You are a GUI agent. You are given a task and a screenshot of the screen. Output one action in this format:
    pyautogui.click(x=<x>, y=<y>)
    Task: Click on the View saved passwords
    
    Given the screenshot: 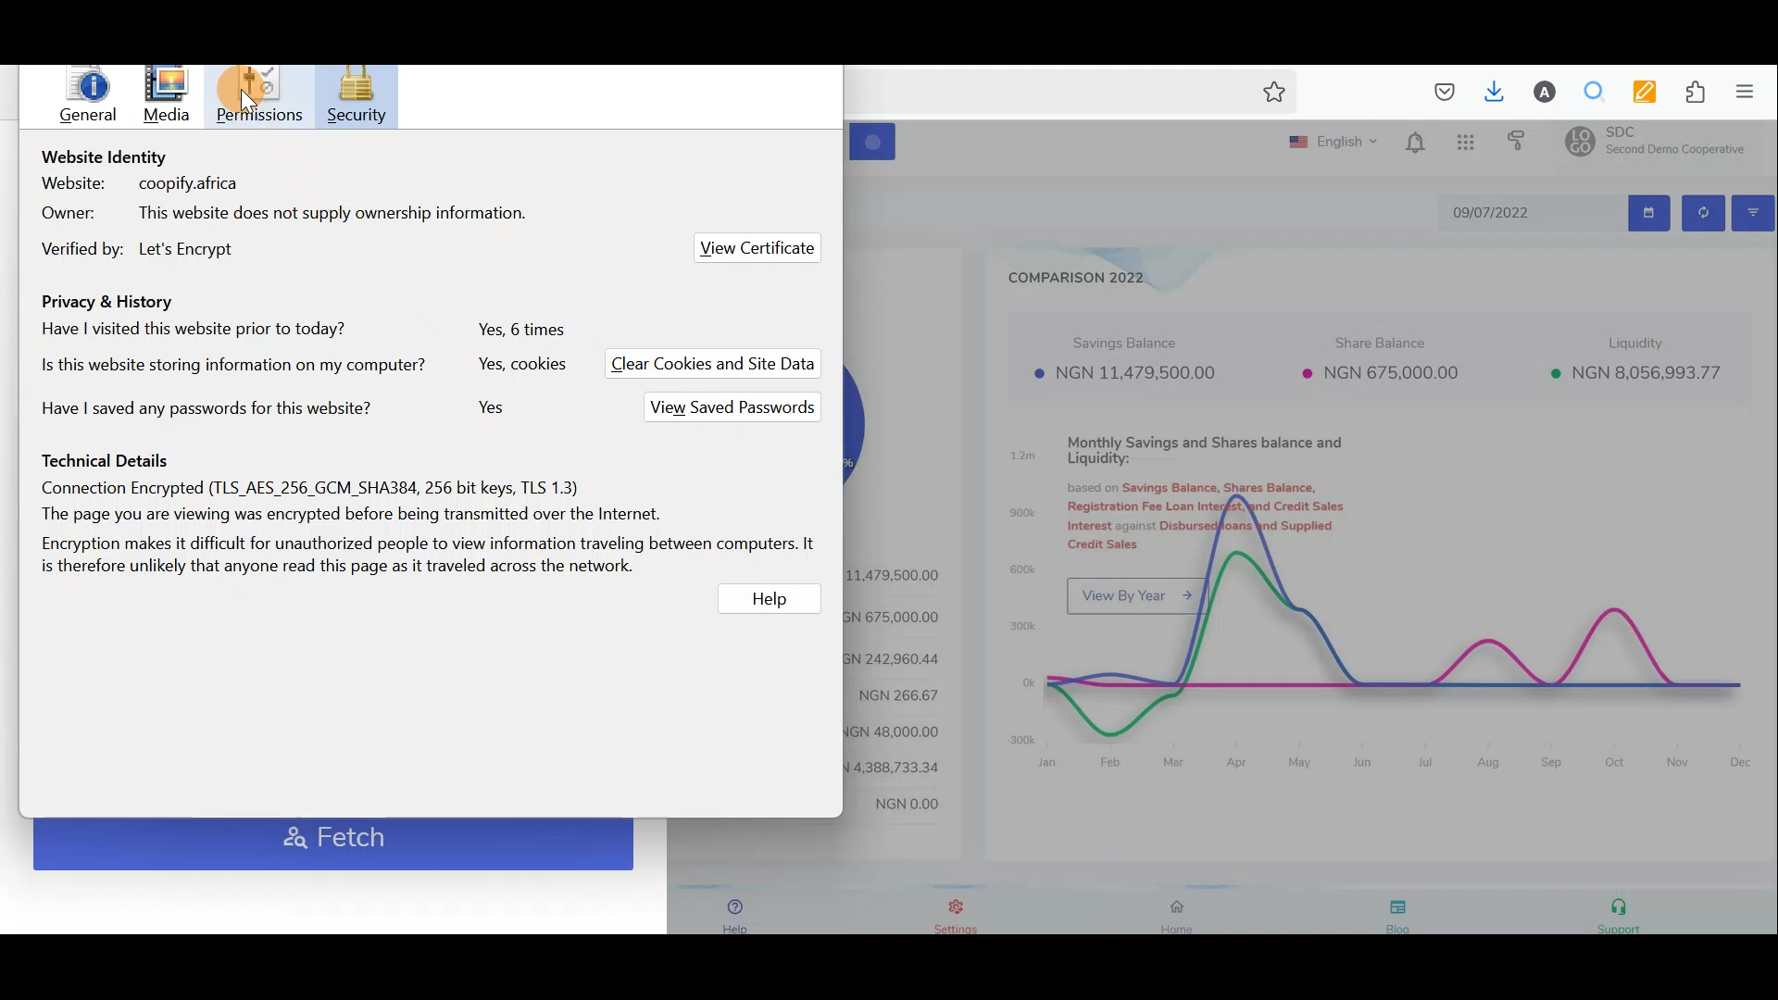 What is the action you would take?
    pyautogui.click(x=726, y=408)
    